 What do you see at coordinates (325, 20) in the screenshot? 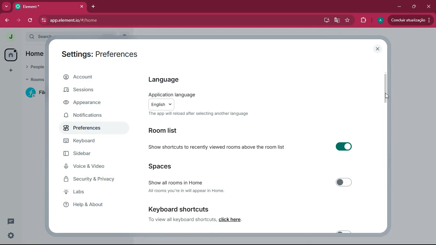
I see `desktop` at bounding box center [325, 20].